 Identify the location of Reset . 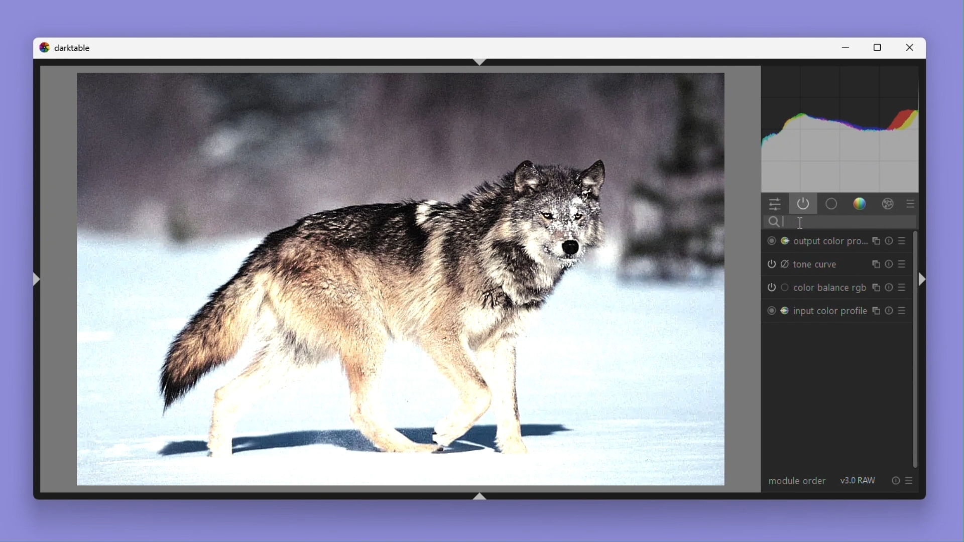
(889, 263).